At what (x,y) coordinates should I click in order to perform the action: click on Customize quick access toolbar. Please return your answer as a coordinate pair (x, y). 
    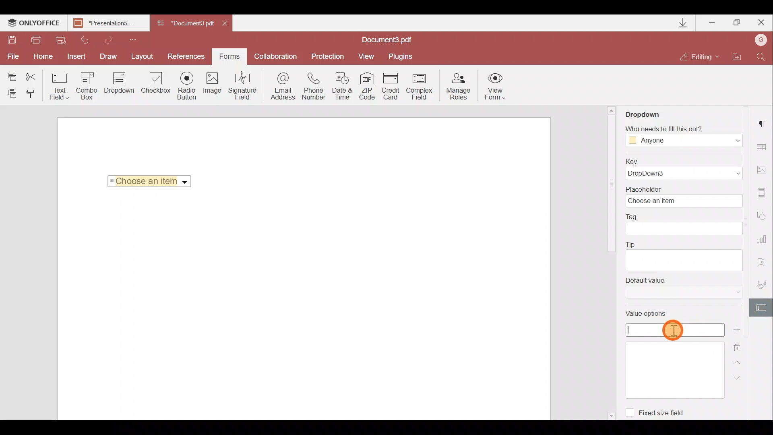
    Looking at the image, I should click on (136, 39).